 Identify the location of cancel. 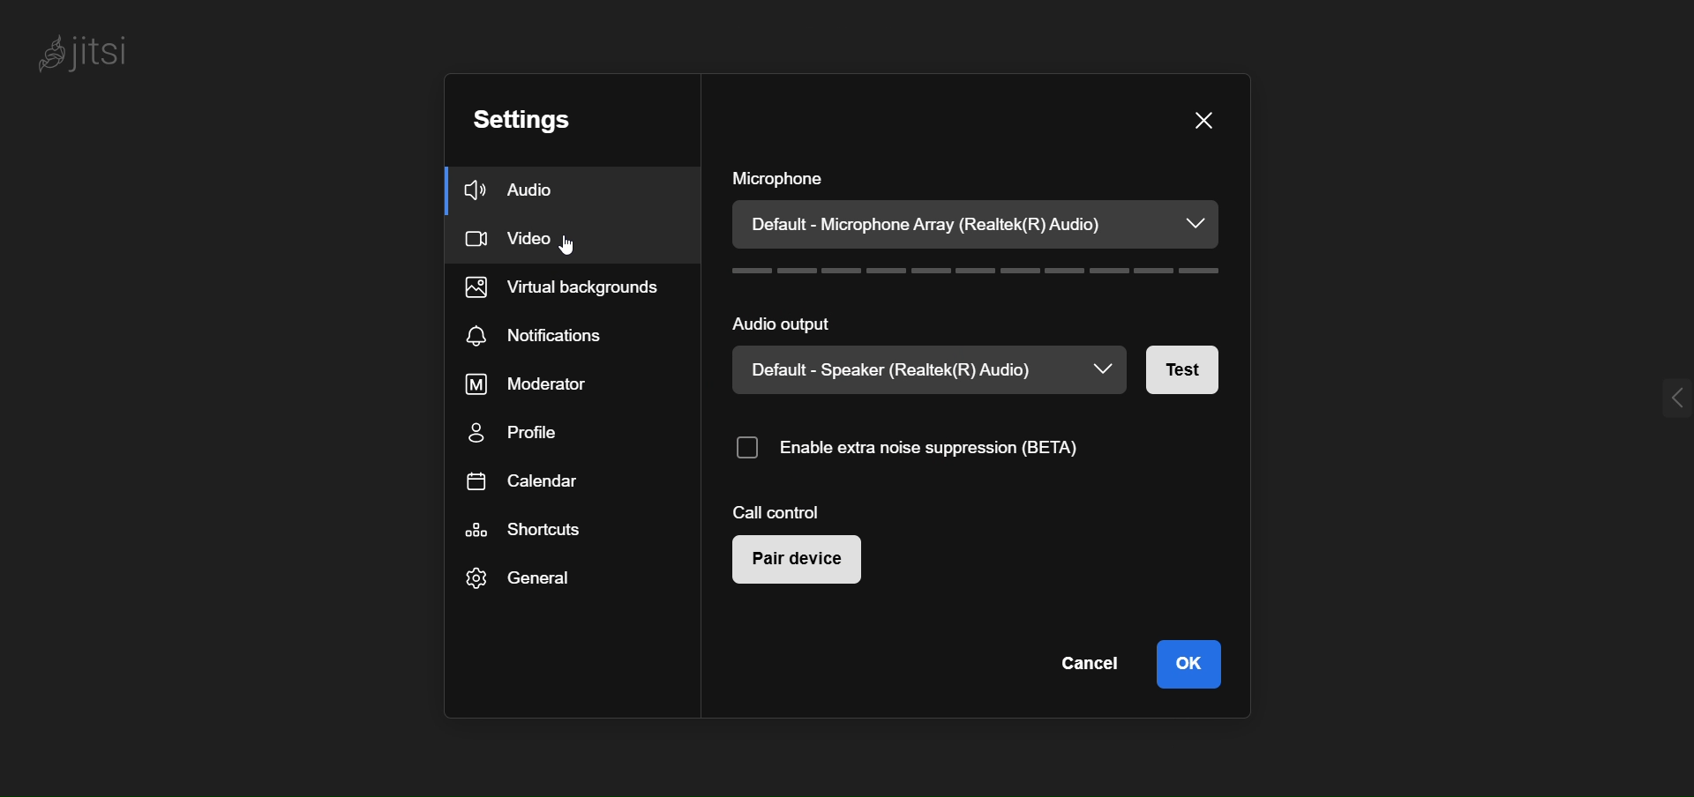
(1095, 666).